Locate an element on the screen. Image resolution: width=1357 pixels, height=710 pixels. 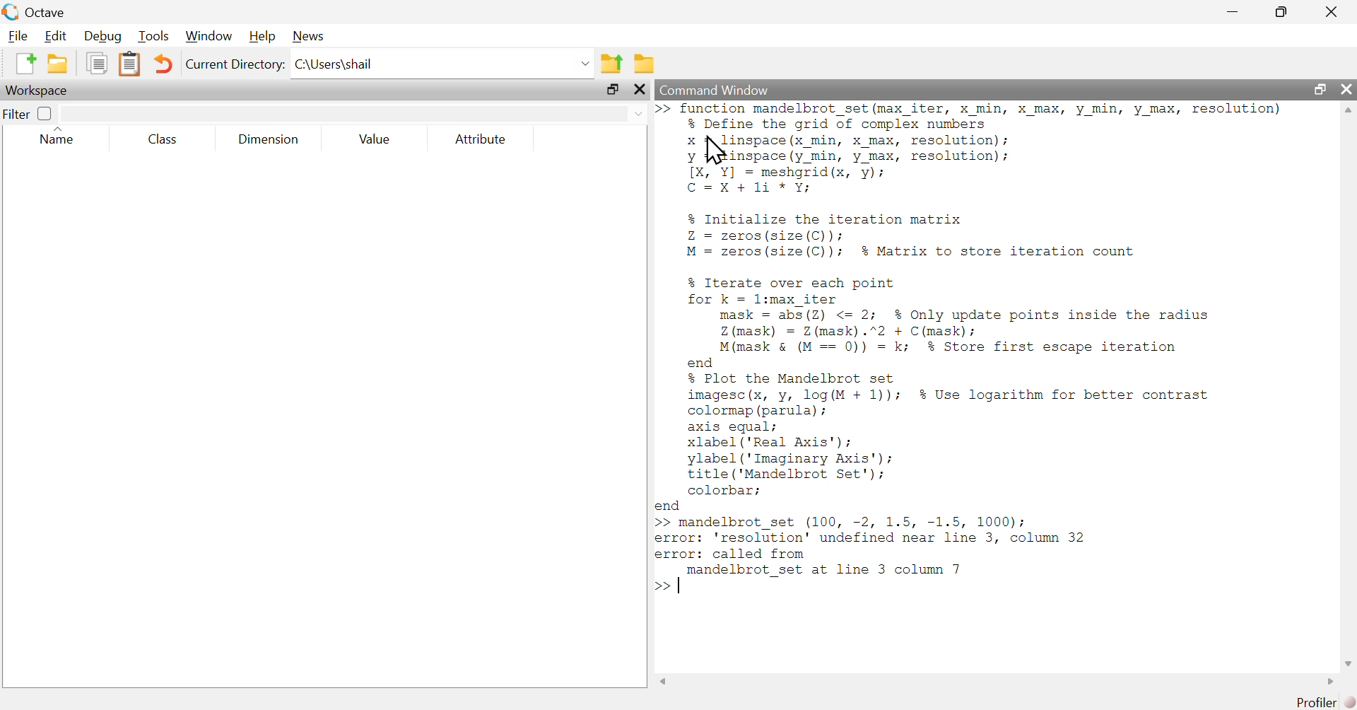
Attribute is located at coordinates (482, 140).